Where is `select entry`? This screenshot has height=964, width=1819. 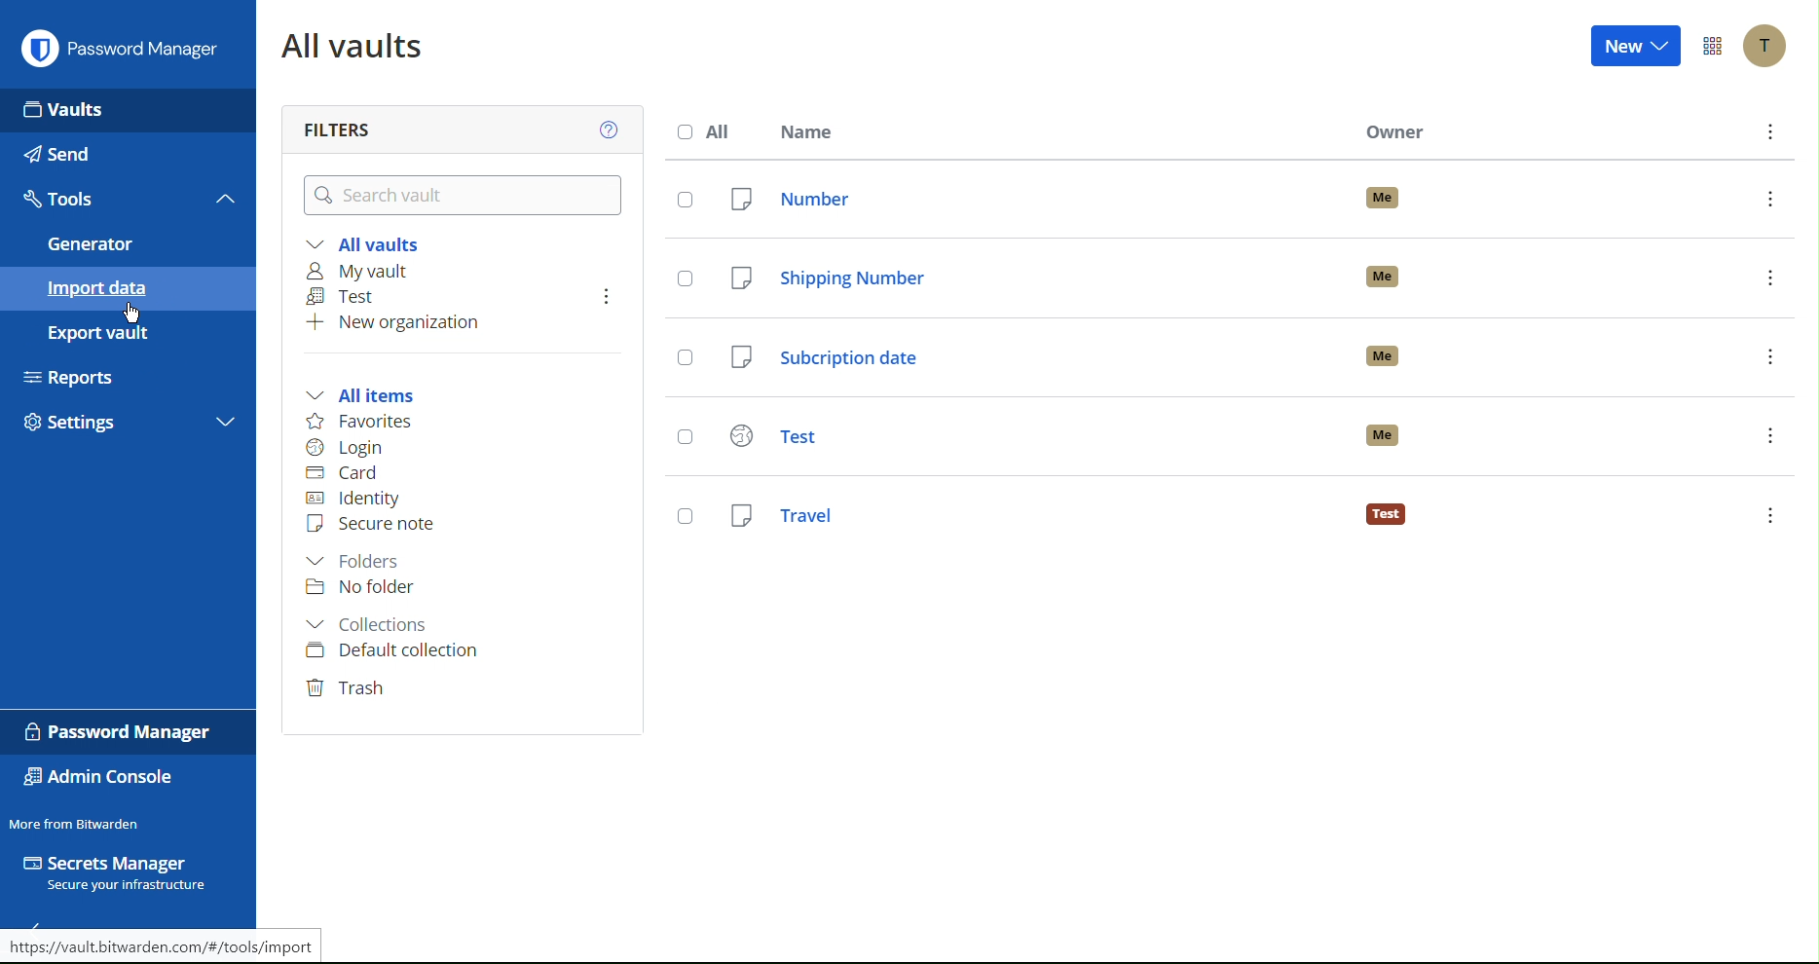 select entry is located at coordinates (684, 438).